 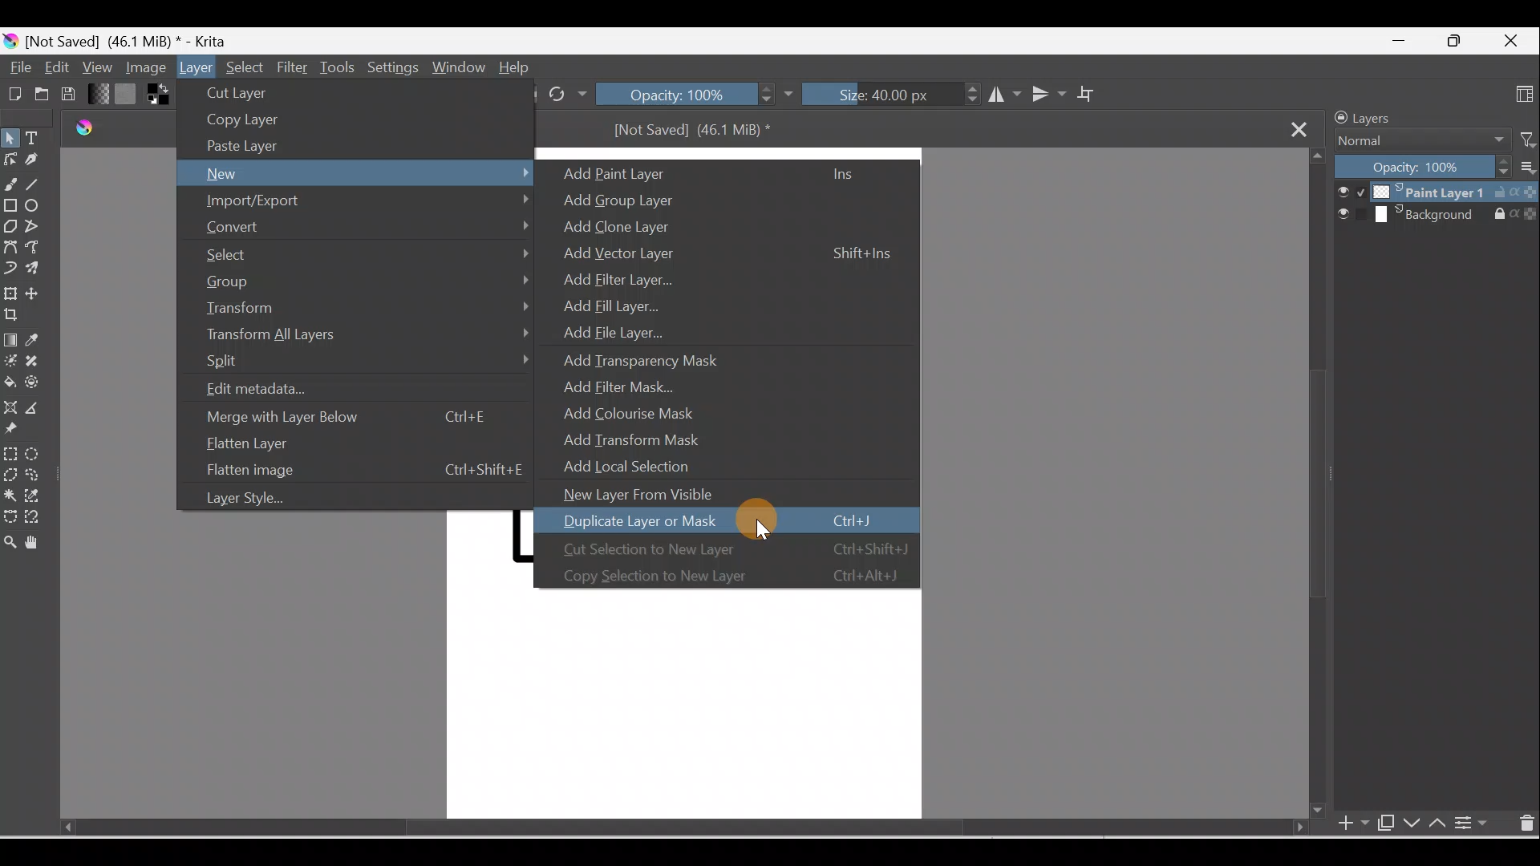 I want to click on Wrap around mode, so click(x=1094, y=94).